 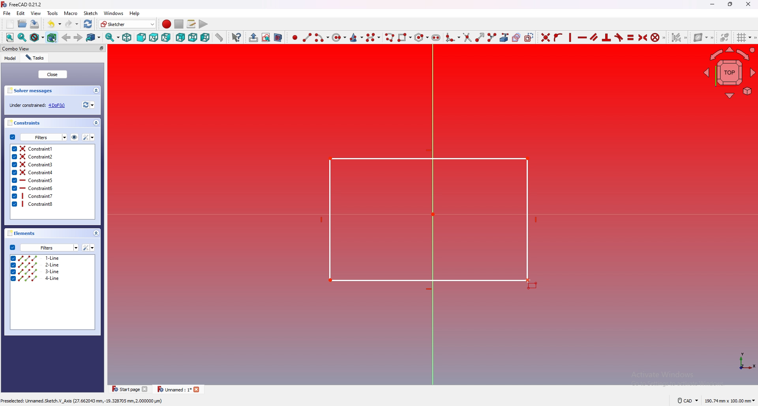 I want to click on 2 line, so click(x=54, y=264).